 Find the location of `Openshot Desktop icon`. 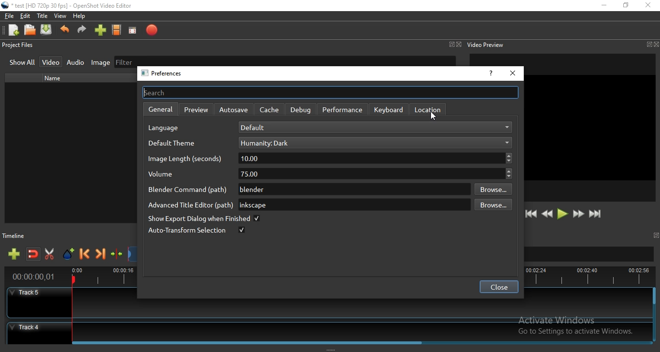

Openshot Desktop icon is located at coordinates (5, 5).